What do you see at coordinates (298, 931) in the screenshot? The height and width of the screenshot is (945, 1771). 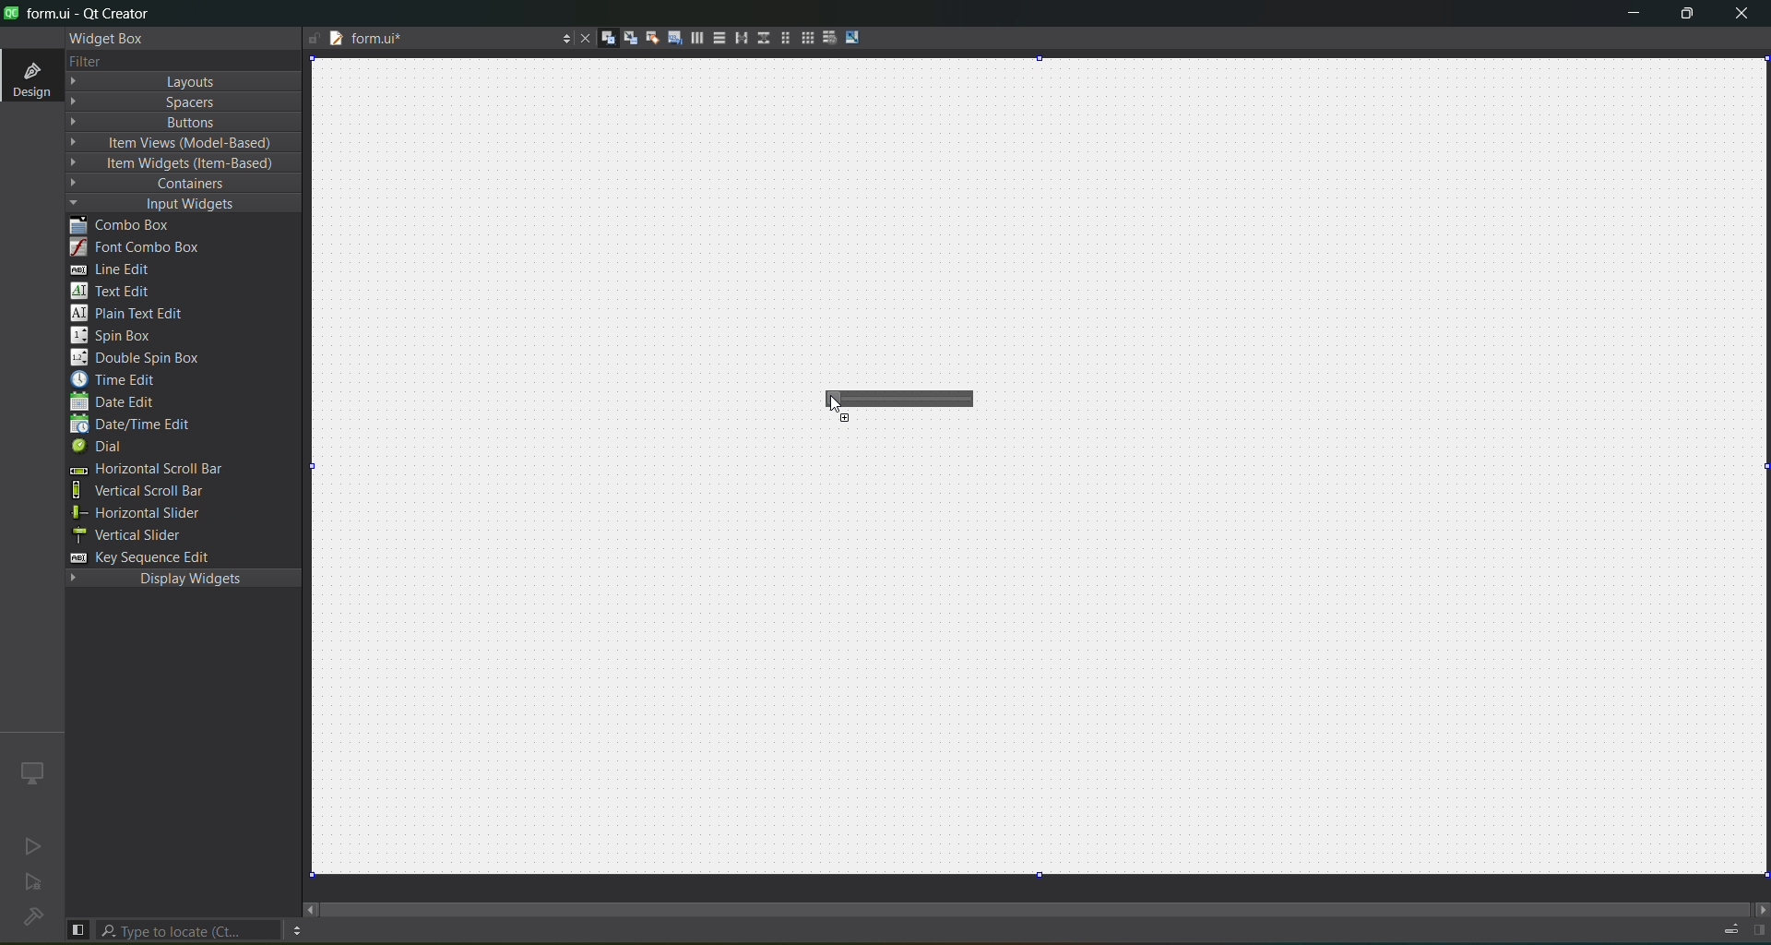 I see `option` at bounding box center [298, 931].